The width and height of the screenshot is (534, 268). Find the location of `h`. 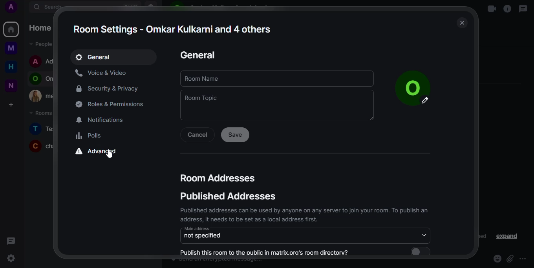

h is located at coordinates (14, 67).